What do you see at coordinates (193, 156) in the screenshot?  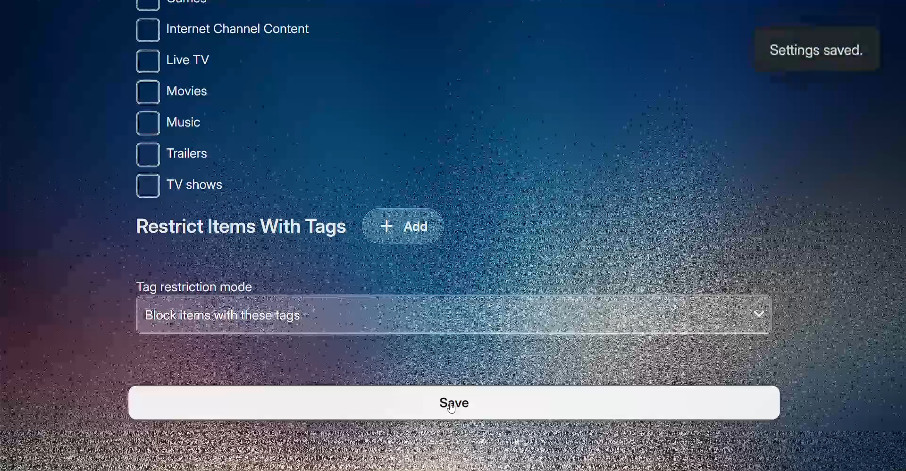 I see `Trailers` at bounding box center [193, 156].